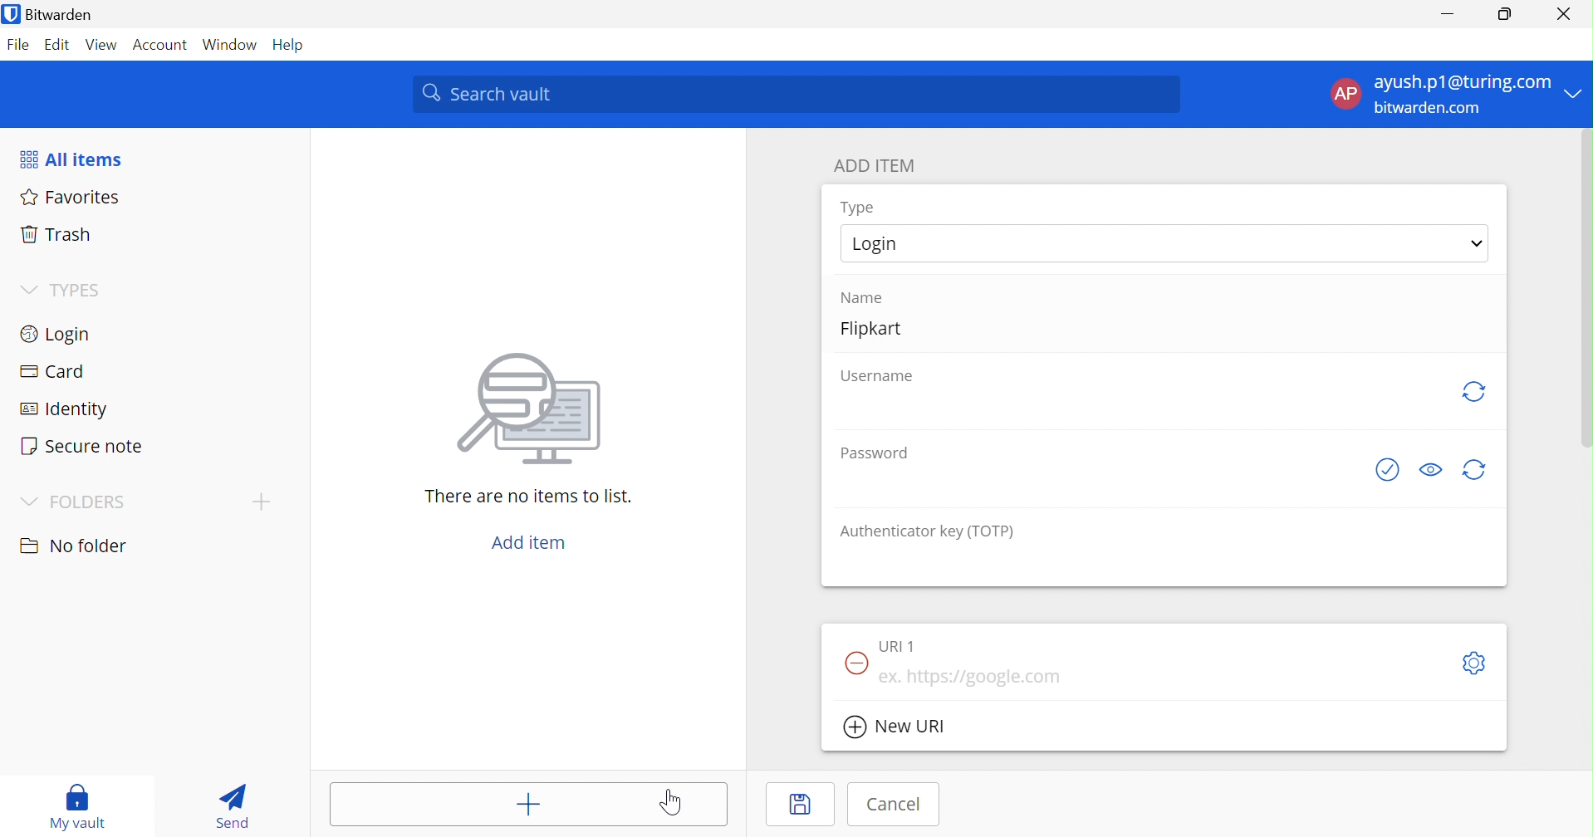 Image resolution: width=1593 pixels, height=837 pixels. What do you see at coordinates (61, 16) in the screenshot?
I see `Bitwarden` at bounding box center [61, 16].